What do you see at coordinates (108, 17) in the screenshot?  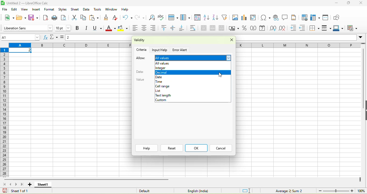 I see `clone formatting` at bounding box center [108, 17].